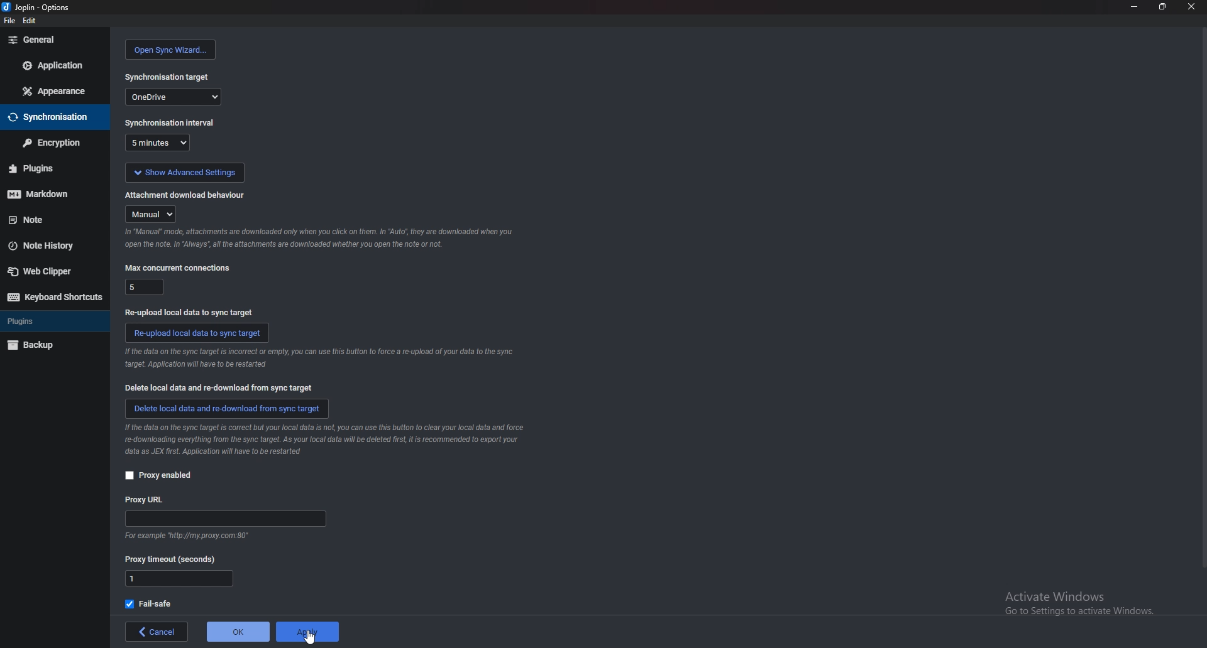 The height and width of the screenshot is (648, 1207). Describe the element at coordinates (57, 64) in the screenshot. I see `application` at that location.